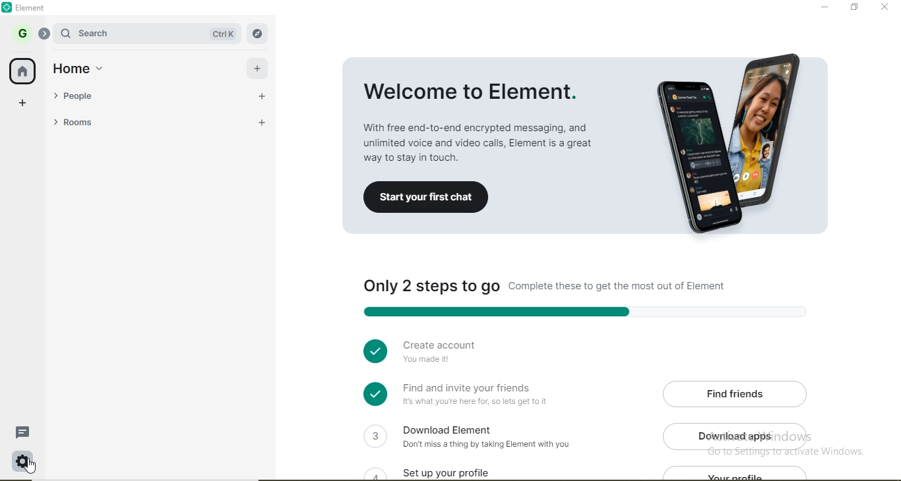 This screenshot has height=481, width=901. I want to click on Only 2 stepts to go, so click(578, 287).